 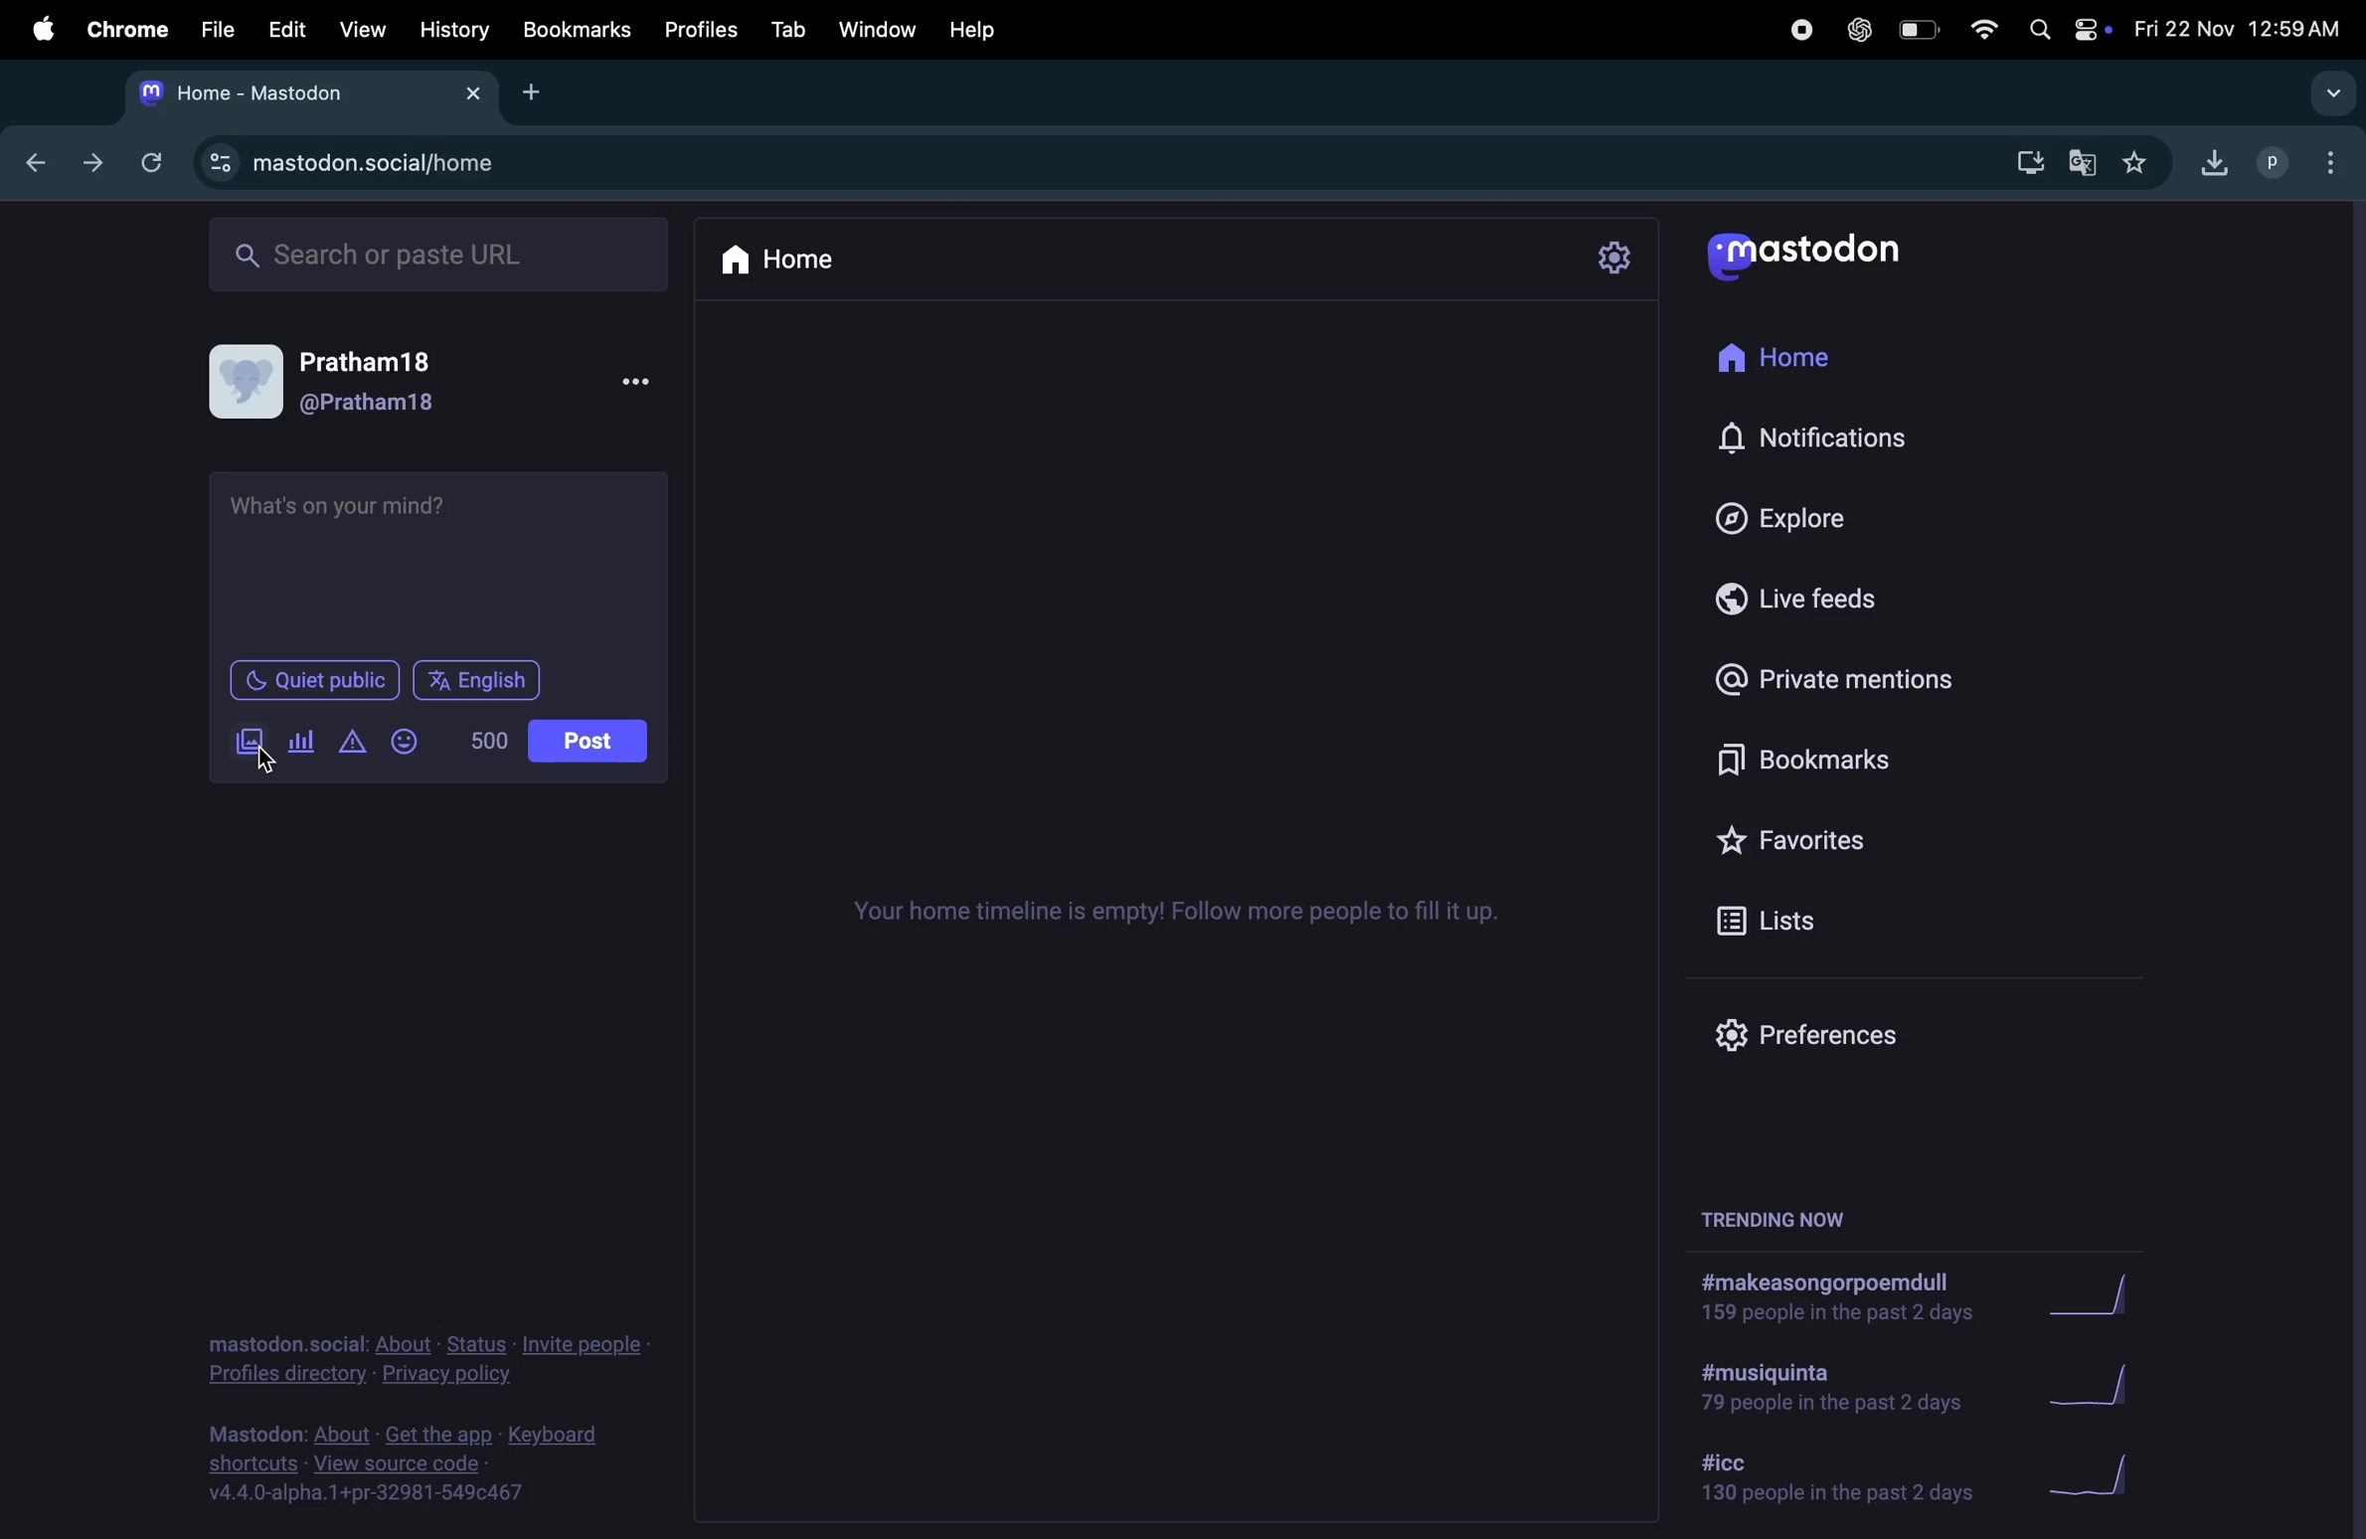 What do you see at coordinates (409, 164) in the screenshot?
I see `mastodon url` at bounding box center [409, 164].